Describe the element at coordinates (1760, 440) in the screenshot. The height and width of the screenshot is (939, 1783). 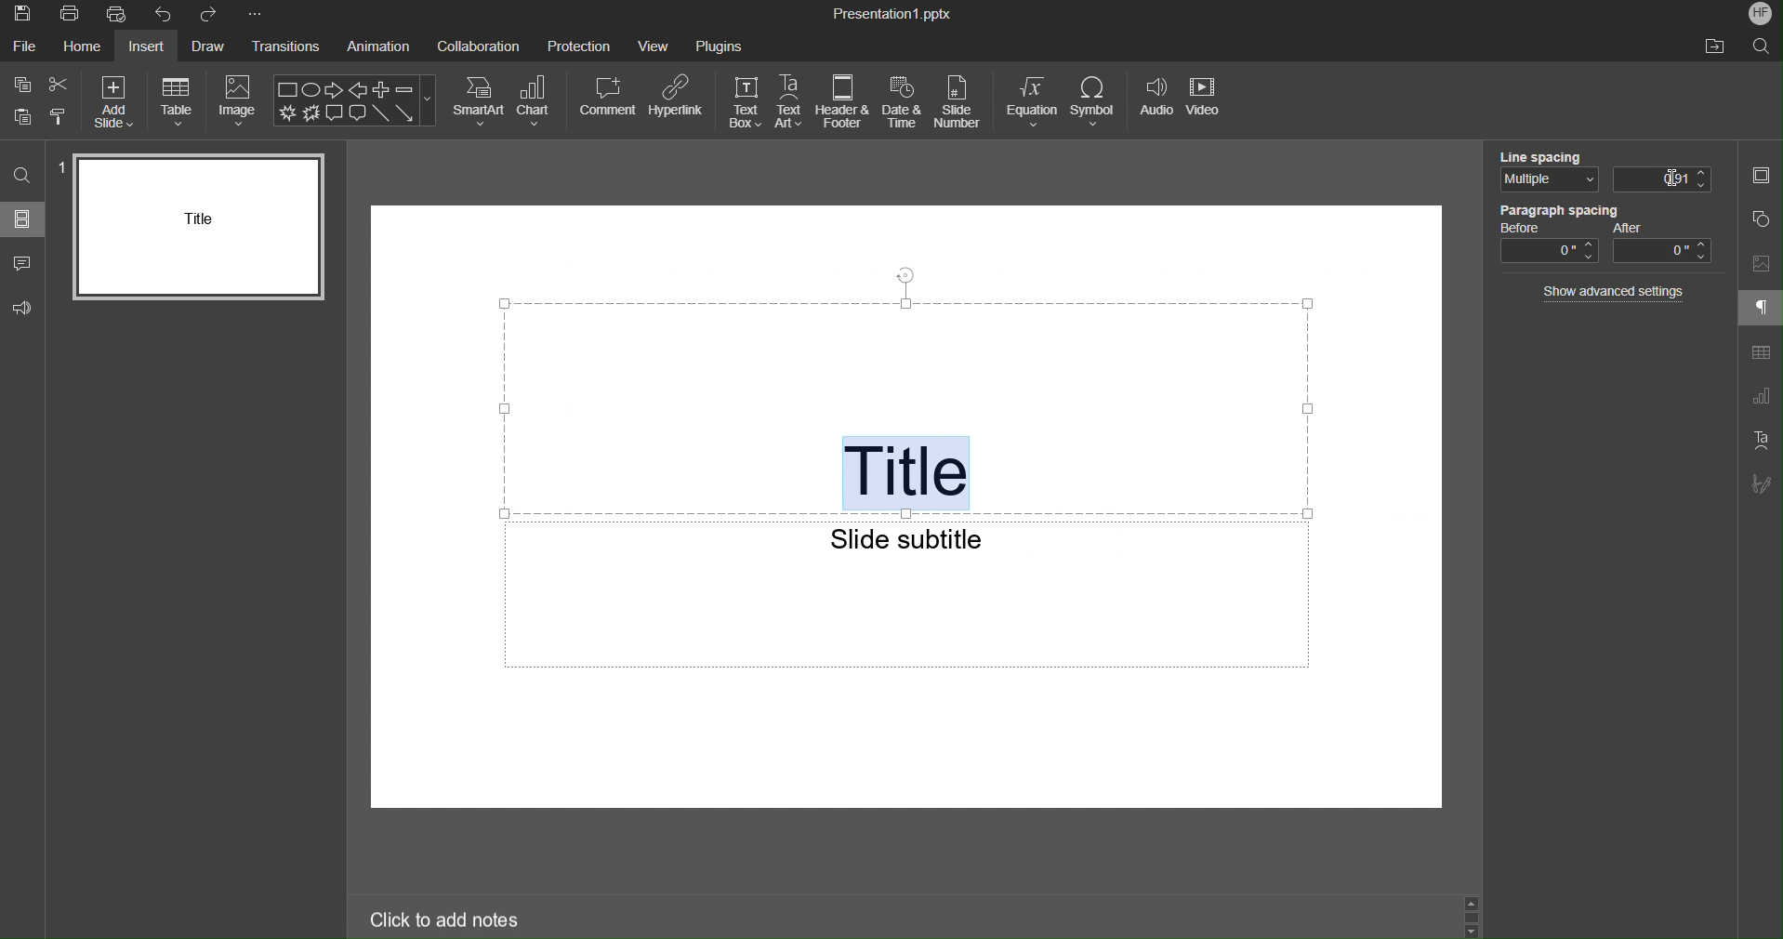
I see `Text Art` at that location.